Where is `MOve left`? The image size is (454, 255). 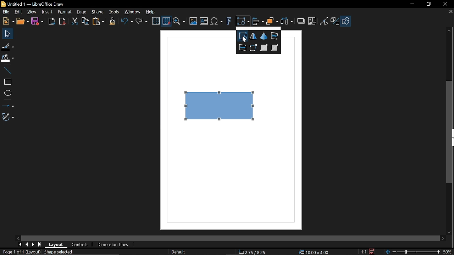 MOve left is located at coordinates (18, 238).